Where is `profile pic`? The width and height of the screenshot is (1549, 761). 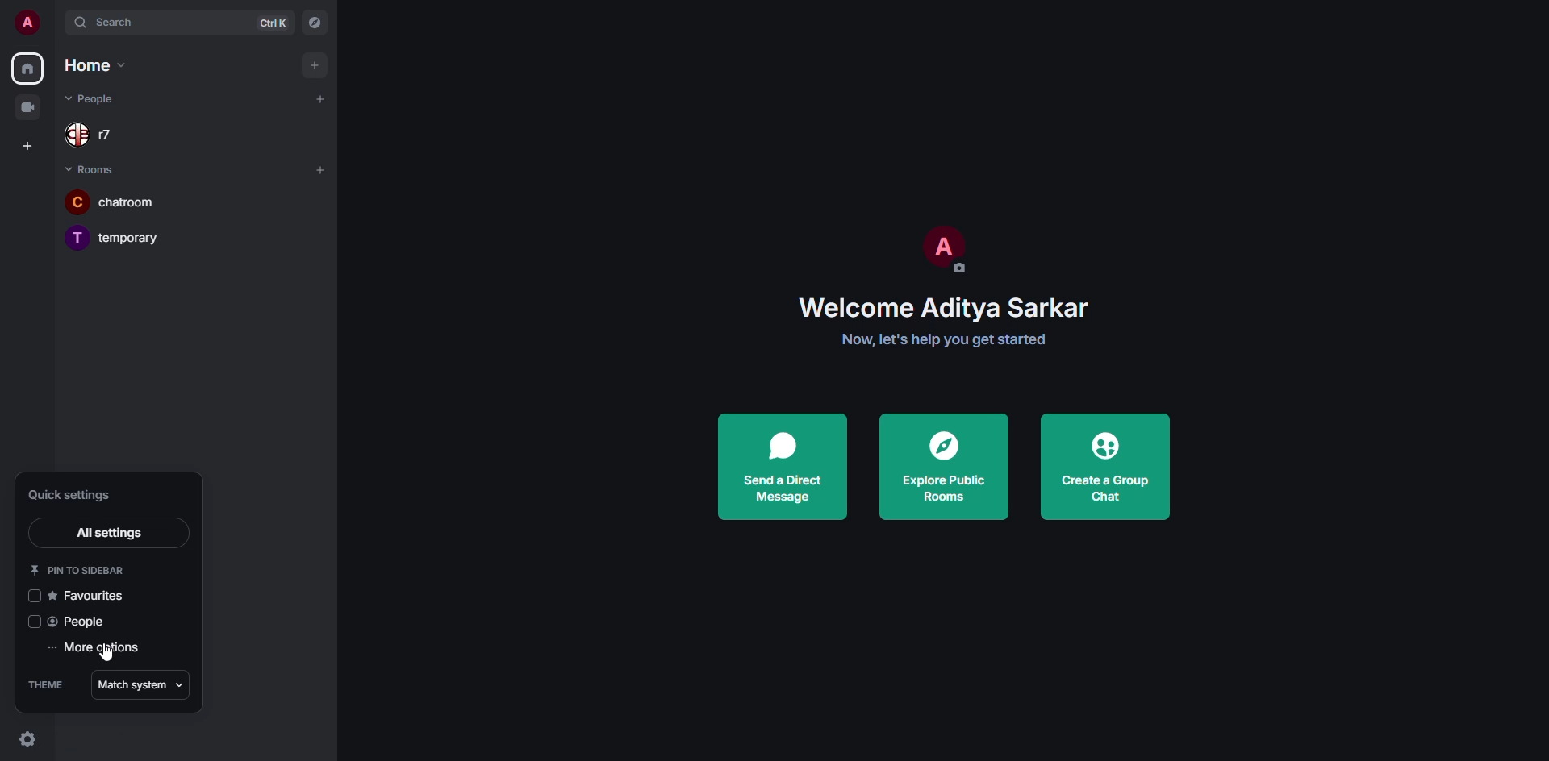
profile pic is located at coordinates (942, 247).